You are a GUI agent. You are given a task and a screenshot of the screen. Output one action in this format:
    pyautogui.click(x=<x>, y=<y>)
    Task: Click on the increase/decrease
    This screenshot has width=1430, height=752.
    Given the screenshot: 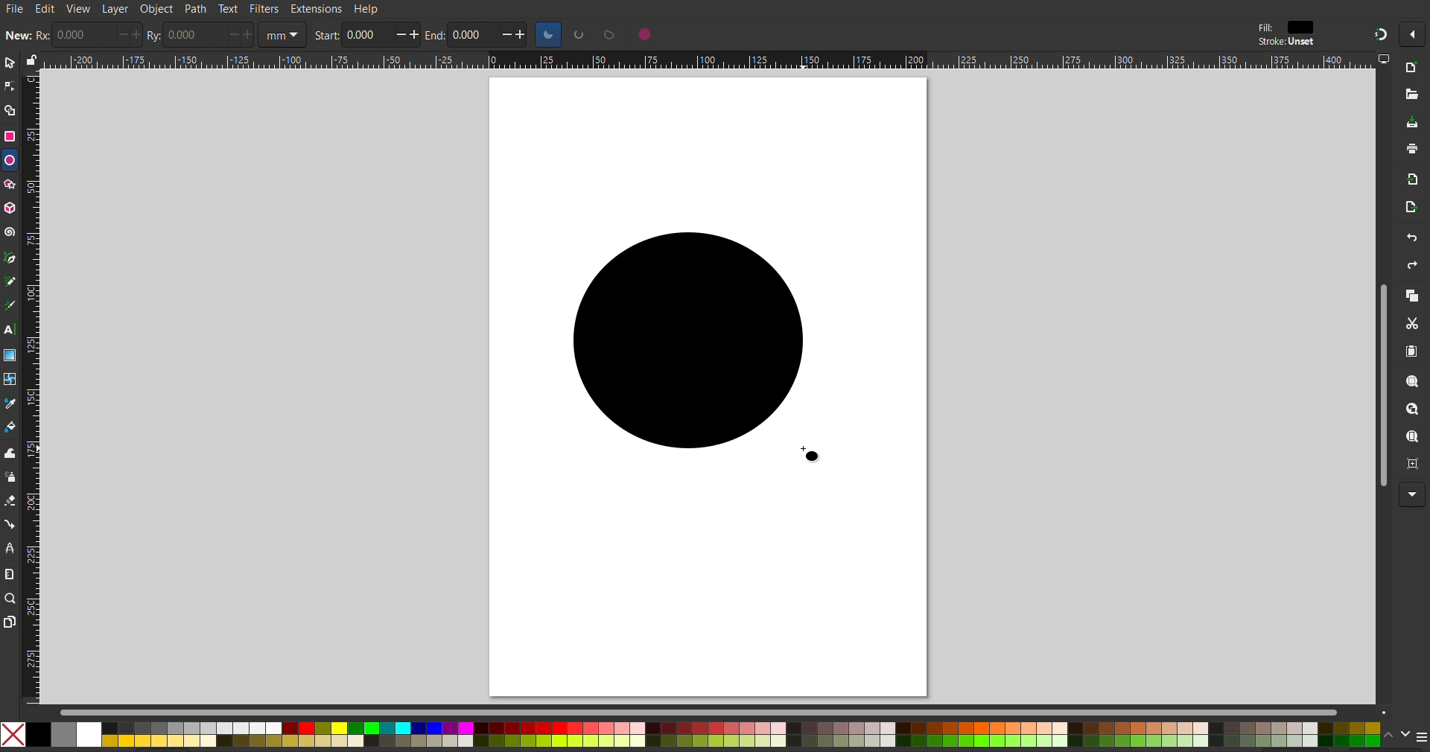 What is the action you would take?
    pyautogui.click(x=129, y=36)
    